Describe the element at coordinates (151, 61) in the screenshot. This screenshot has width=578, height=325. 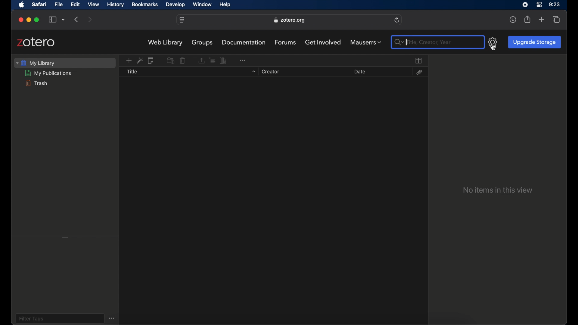
I see `new standalone note` at that location.